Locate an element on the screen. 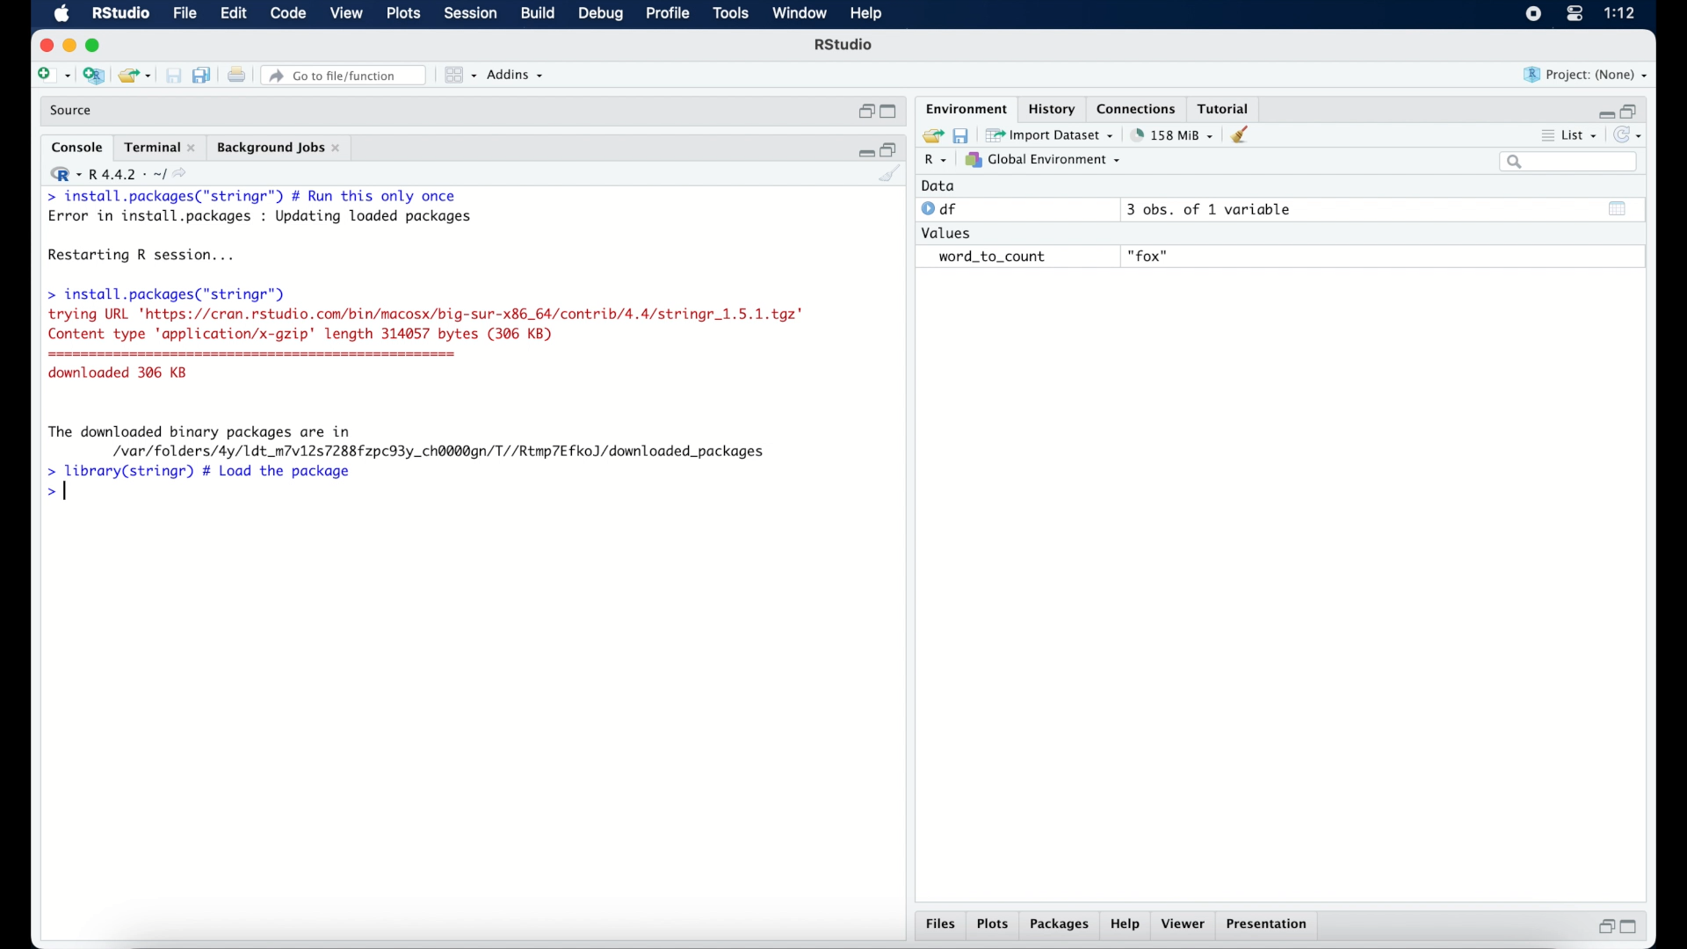  terminal is located at coordinates (160, 148).